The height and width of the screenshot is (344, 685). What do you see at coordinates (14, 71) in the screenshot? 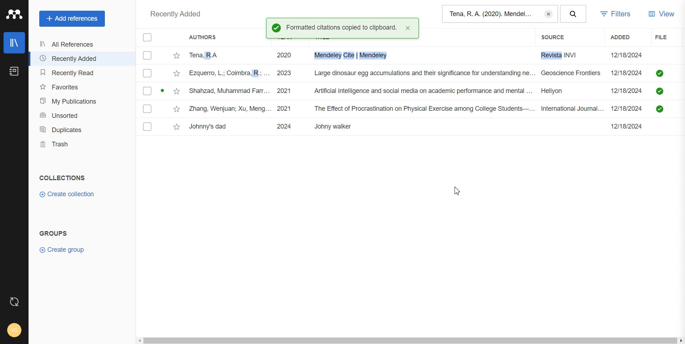
I see `Notebook` at bounding box center [14, 71].